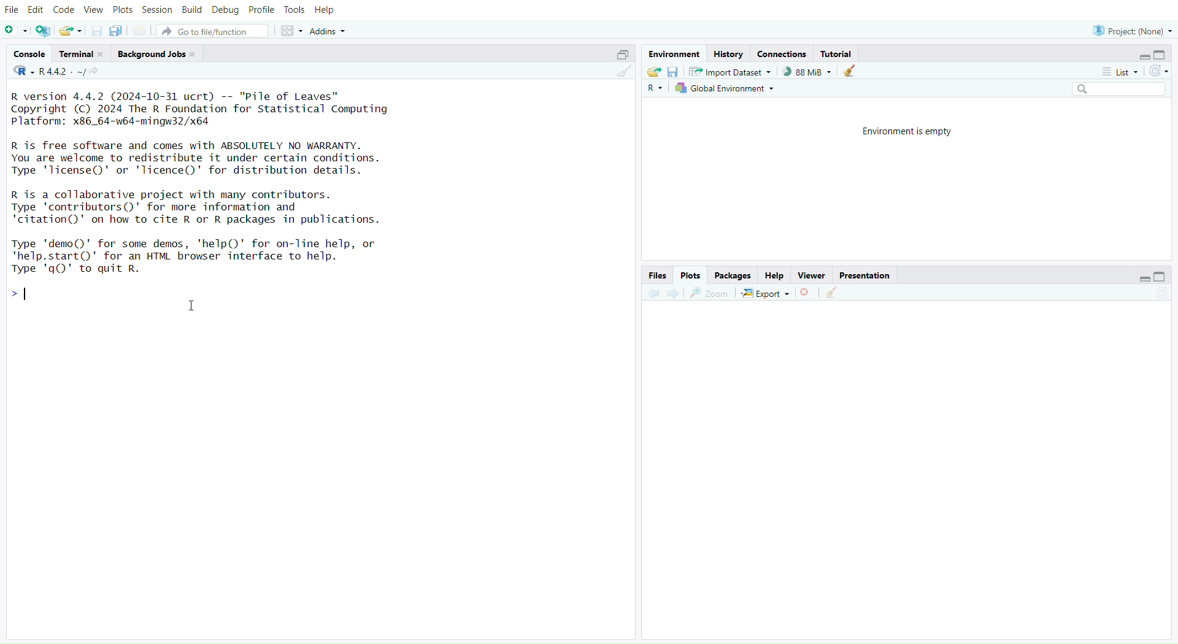 The width and height of the screenshot is (1178, 644). Describe the element at coordinates (294, 10) in the screenshot. I see `tools` at that location.